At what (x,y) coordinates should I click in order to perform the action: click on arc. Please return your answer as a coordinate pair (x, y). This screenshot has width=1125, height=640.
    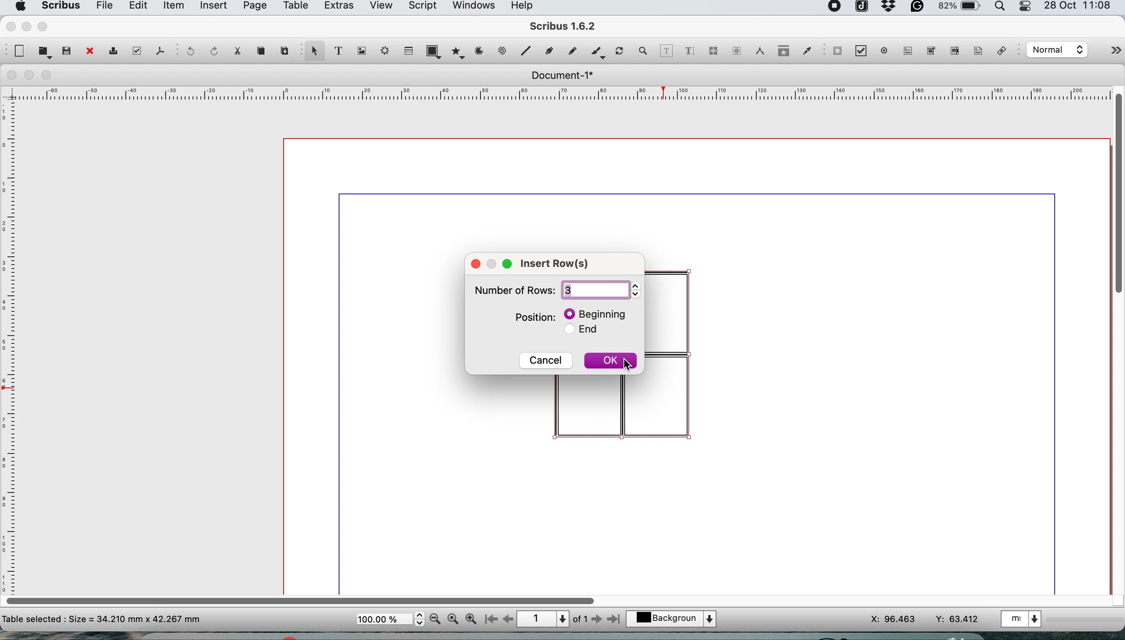
    Looking at the image, I should click on (482, 51).